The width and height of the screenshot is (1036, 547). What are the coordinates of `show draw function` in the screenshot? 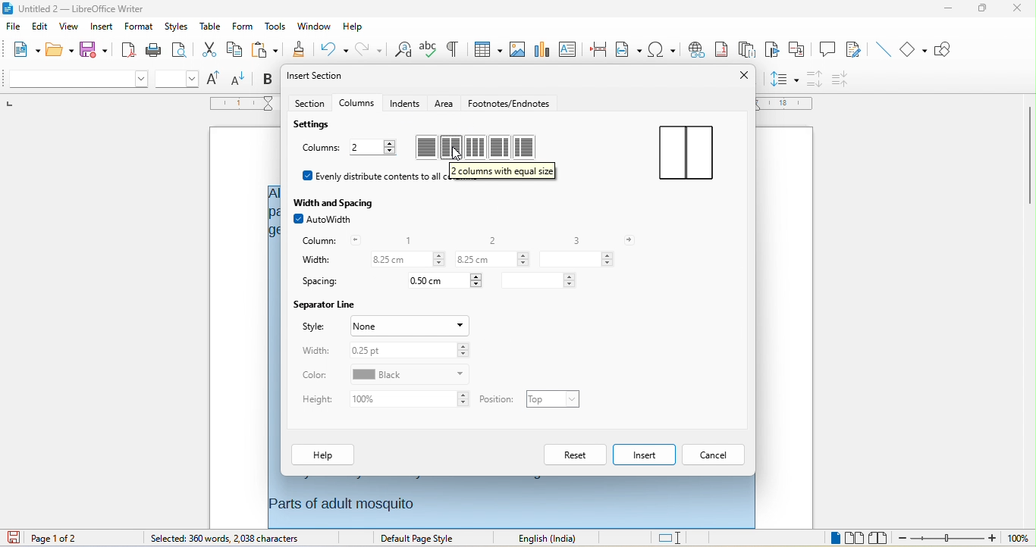 It's located at (943, 49).